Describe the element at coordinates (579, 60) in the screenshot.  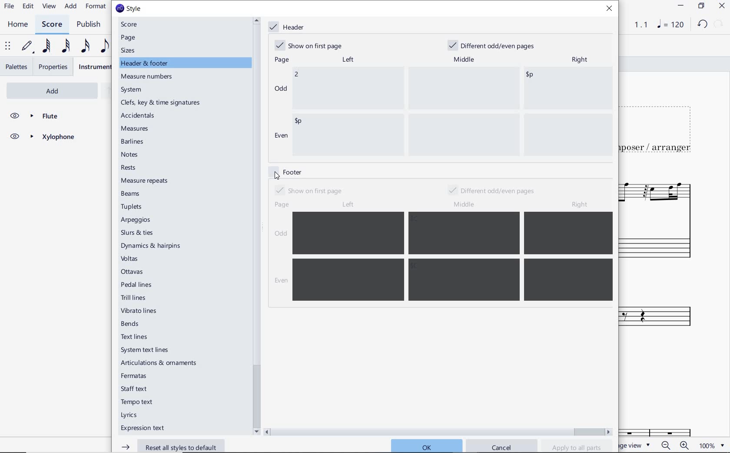
I see `right` at that location.